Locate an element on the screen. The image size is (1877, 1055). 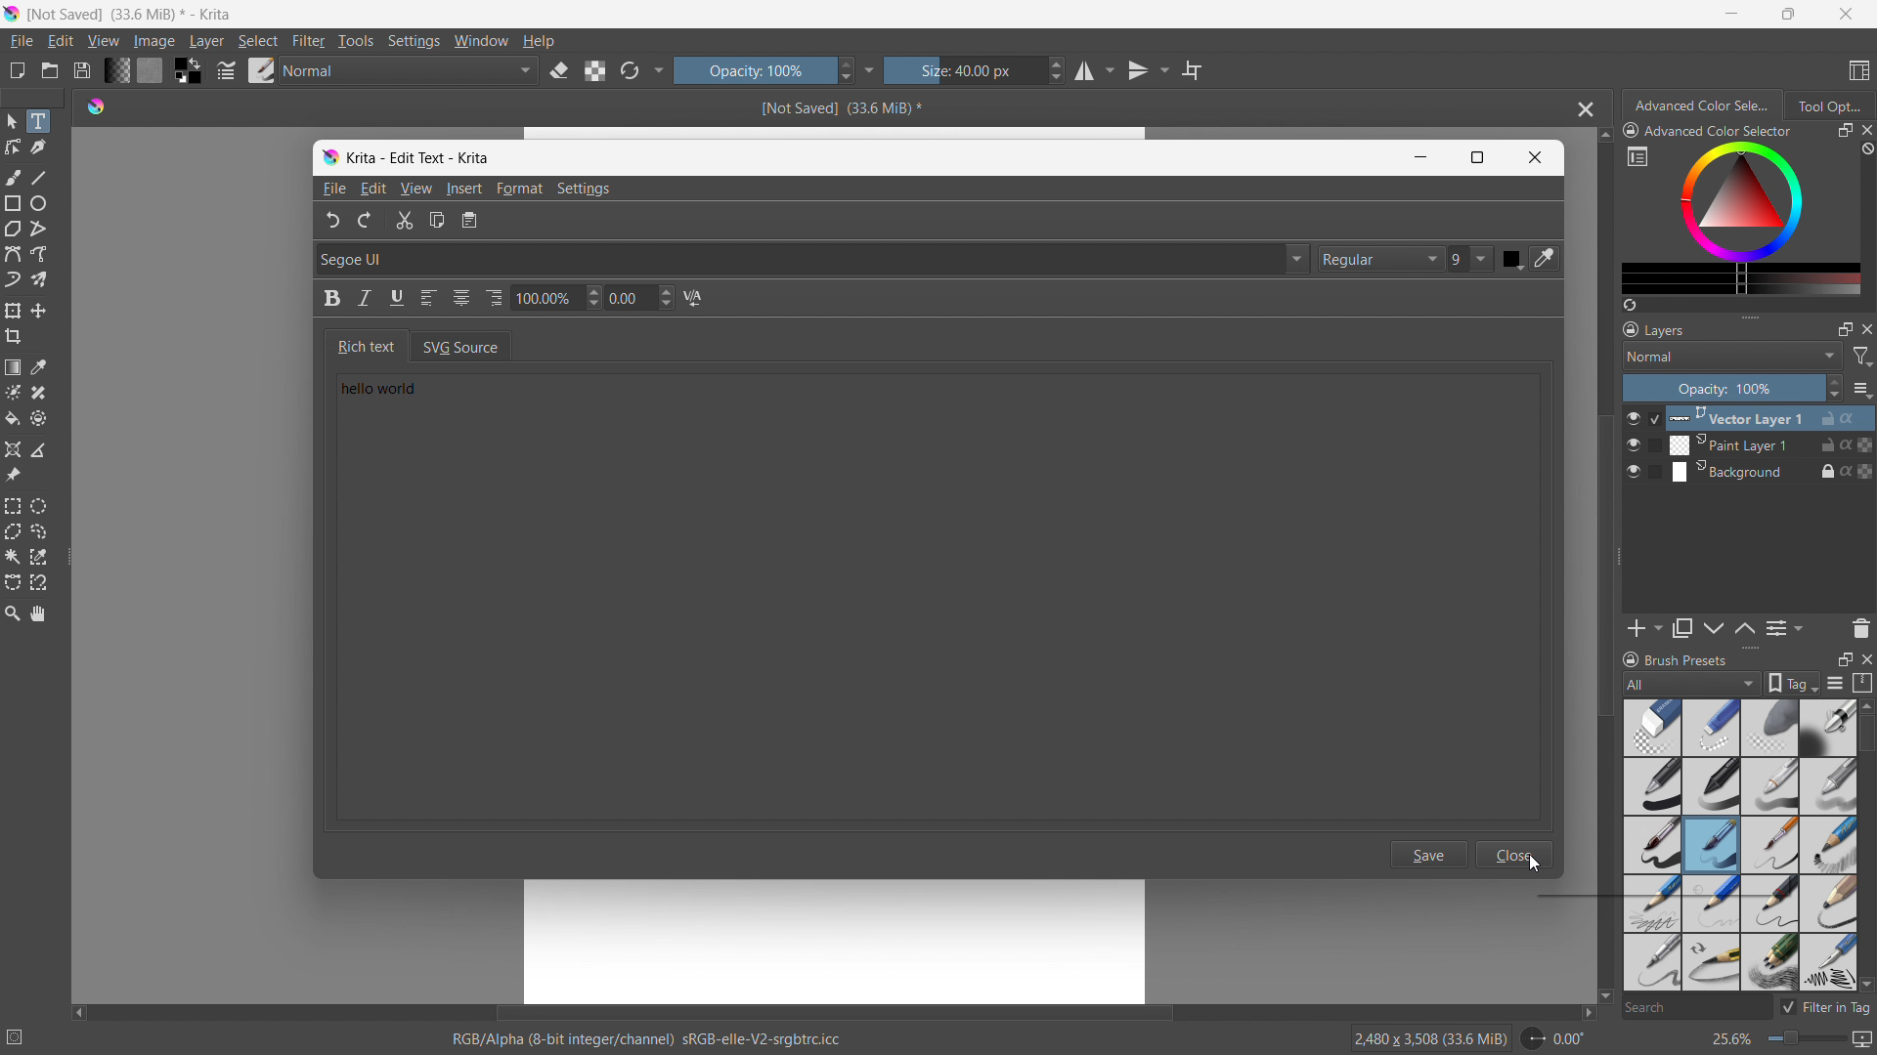
search is located at coordinates (1694, 1009).